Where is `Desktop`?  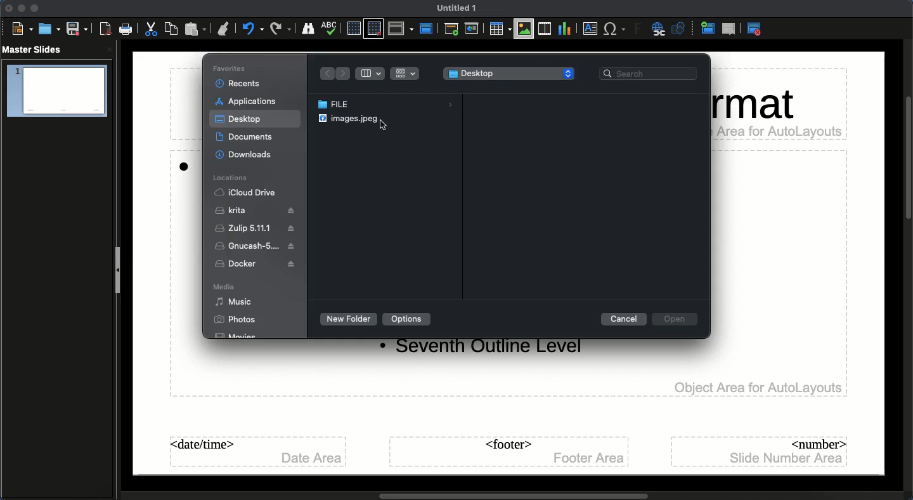 Desktop is located at coordinates (508, 73).